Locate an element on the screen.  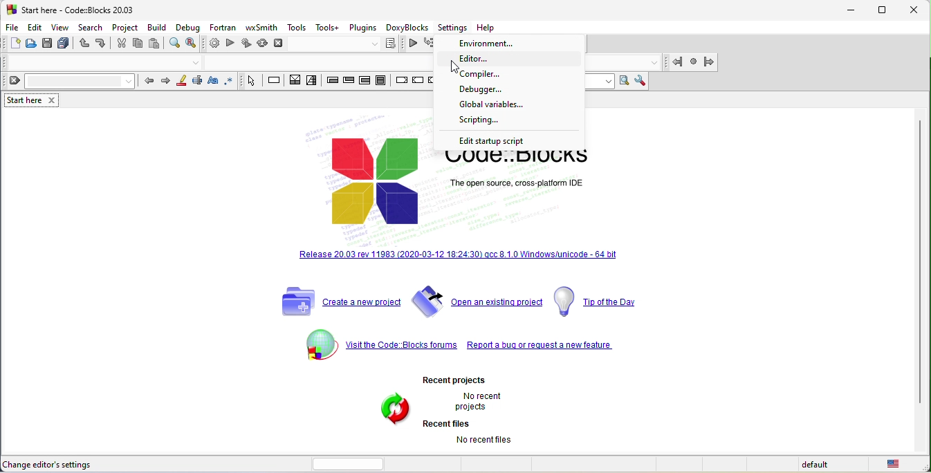
next is located at coordinates (168, 82).